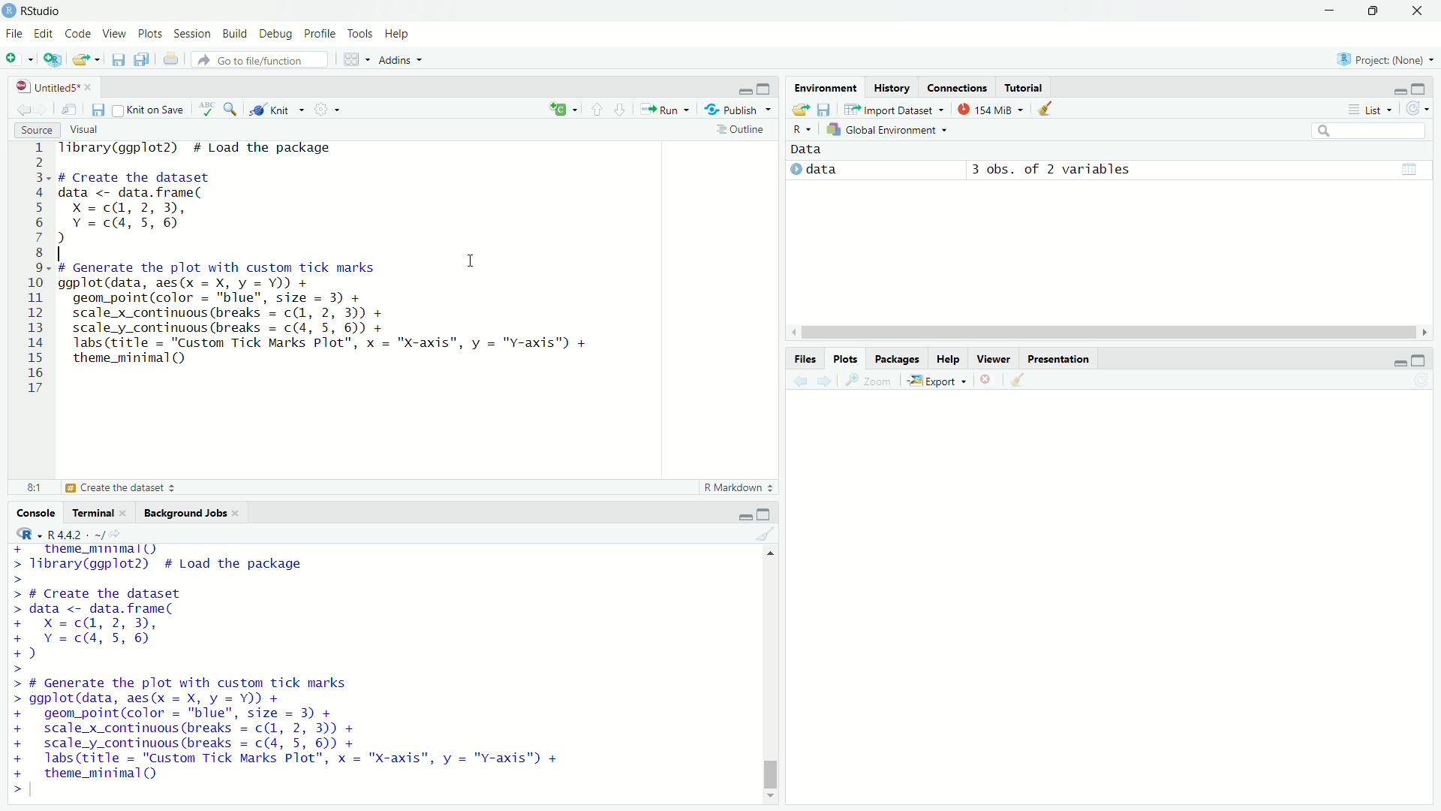 The height and width of the screenshot is (811, 1441). Describe the element at coordinates (772, 557) in the screenshot. I see `move up` at that location.